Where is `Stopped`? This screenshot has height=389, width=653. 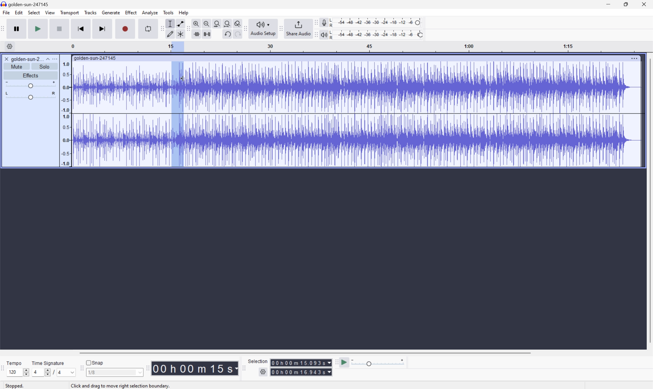 Stopped is located at coordinates (17, 386).